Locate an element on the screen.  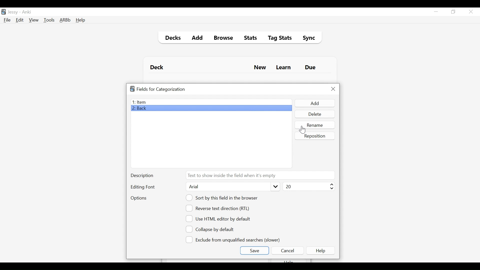
Reposition is located at coordinates (315, 136).